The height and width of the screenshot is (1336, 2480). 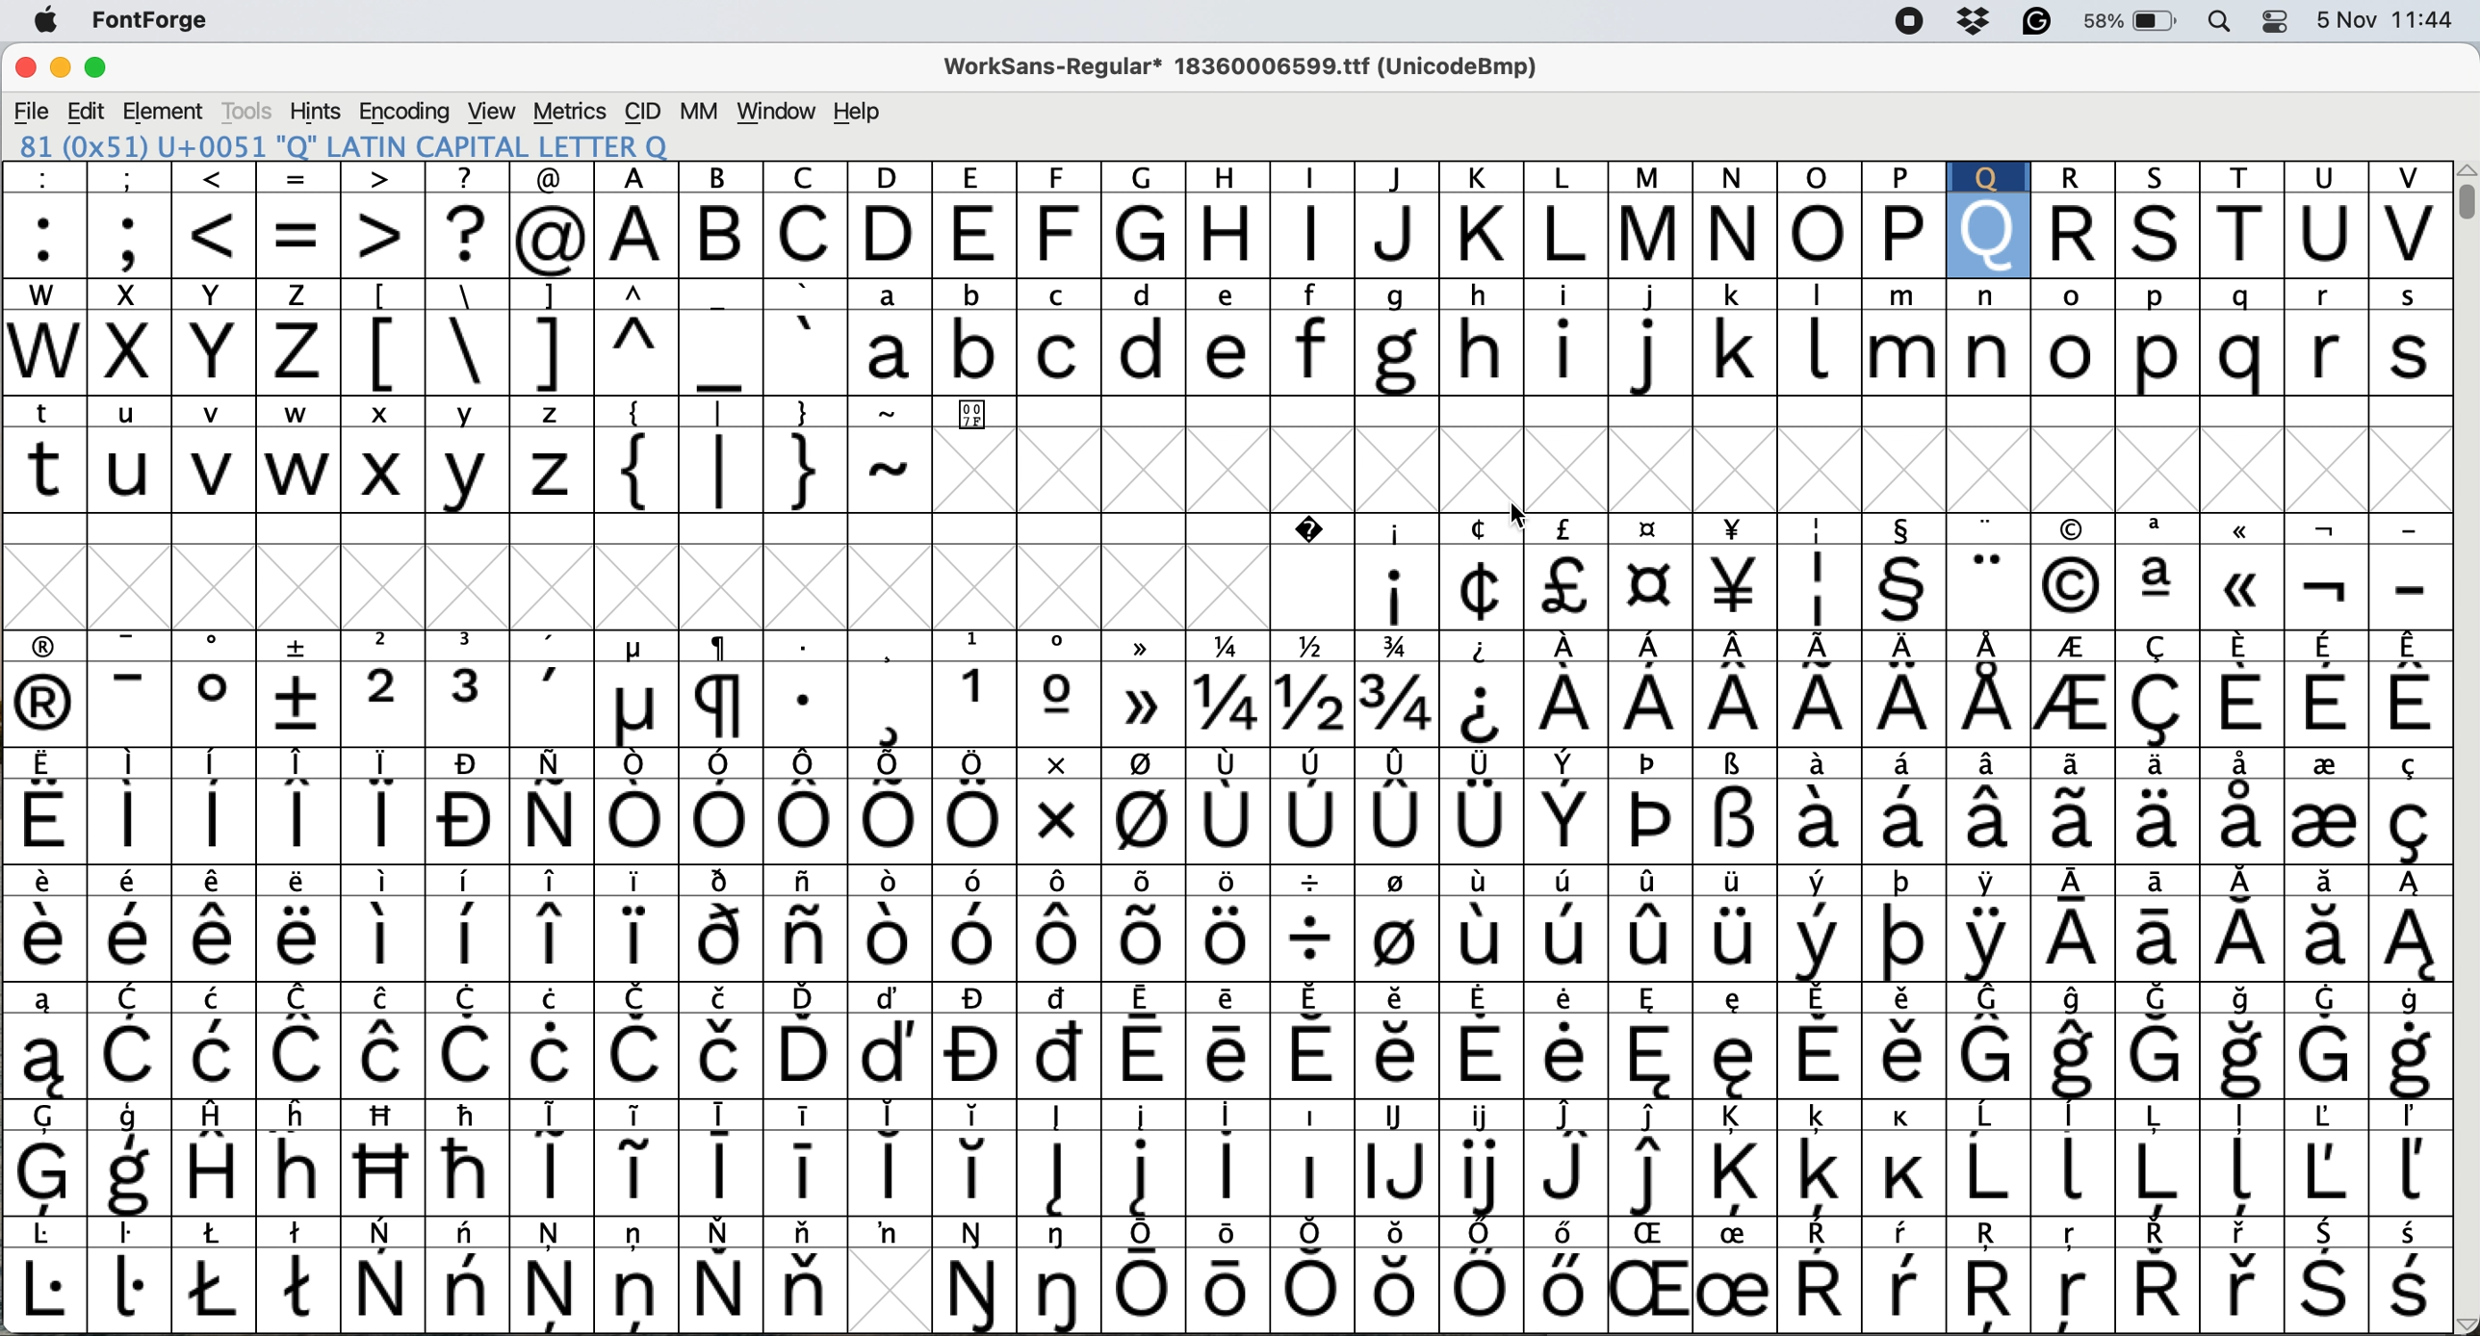 What do you see at coordinates (1232, 1172) in the screenshot?
I see `special characters` at bounding box center [1232, 1172].